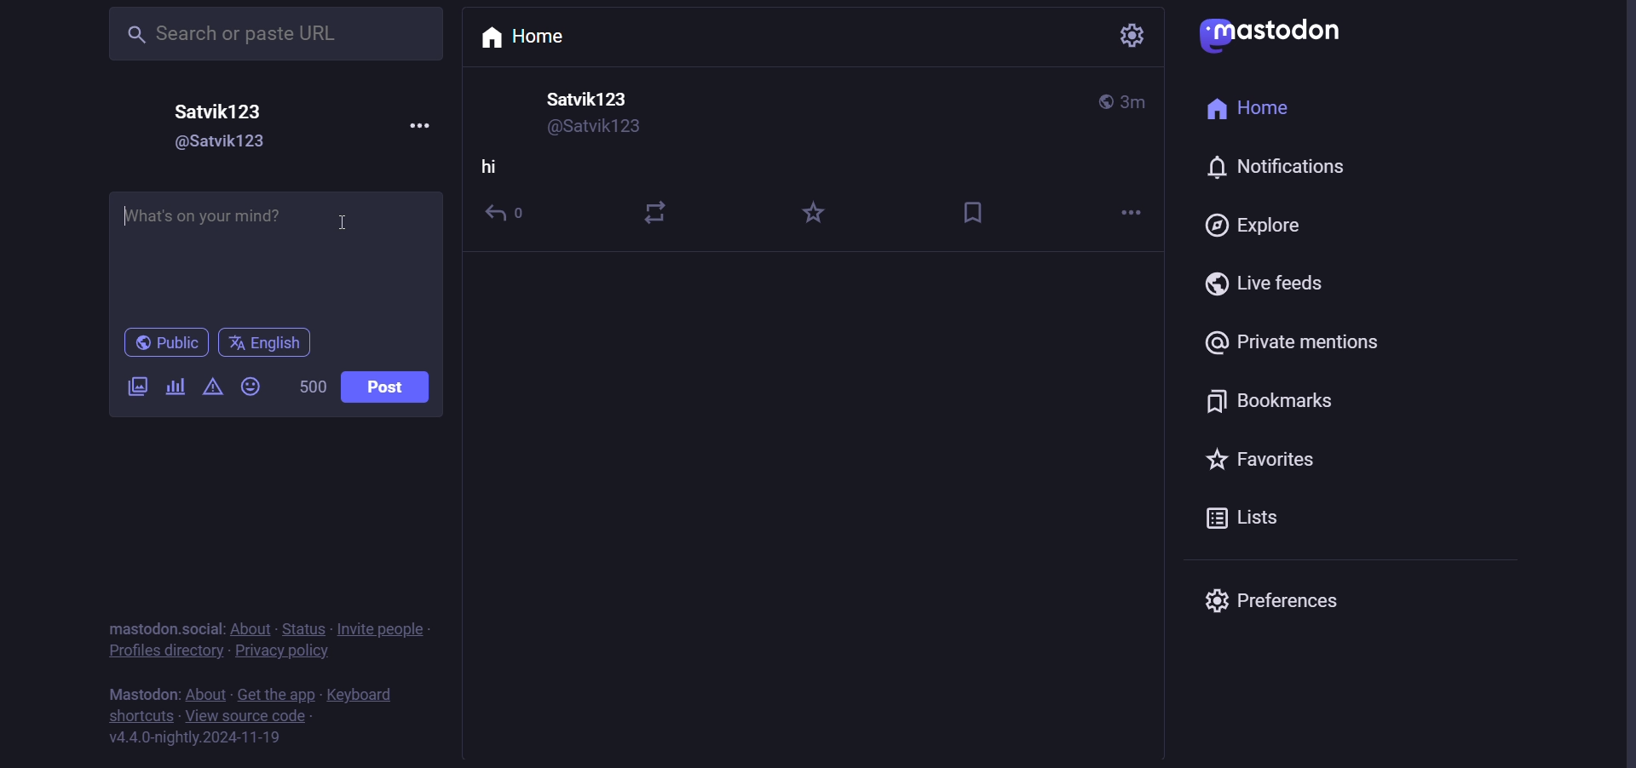 The width and height of the screenshot is (1636, 768). Describe the element at coordinates (312, 386) in the screenshot. I see `word limit` at that location.